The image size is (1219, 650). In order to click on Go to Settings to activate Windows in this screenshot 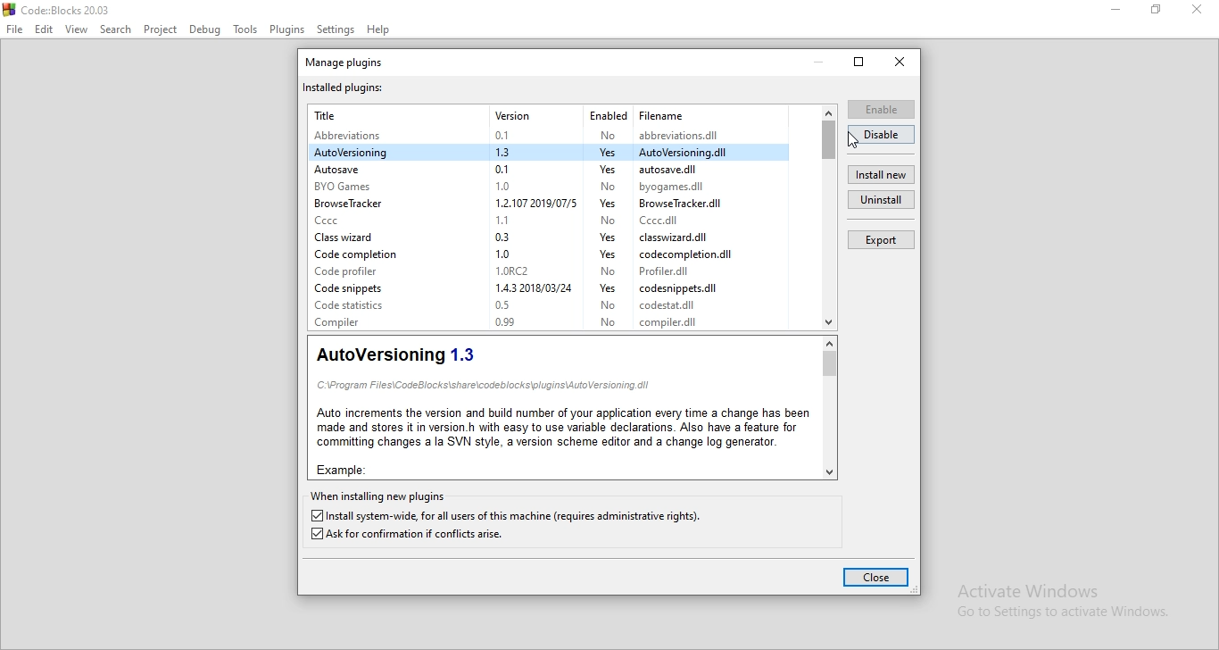, I will do `click(1055, 612)`.